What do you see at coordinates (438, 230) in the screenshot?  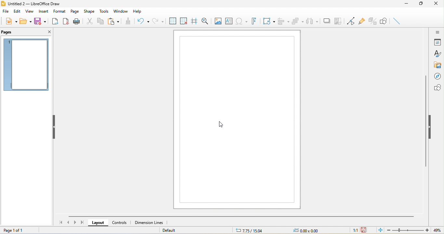 I see `49%` at bounding box center [438, 230].